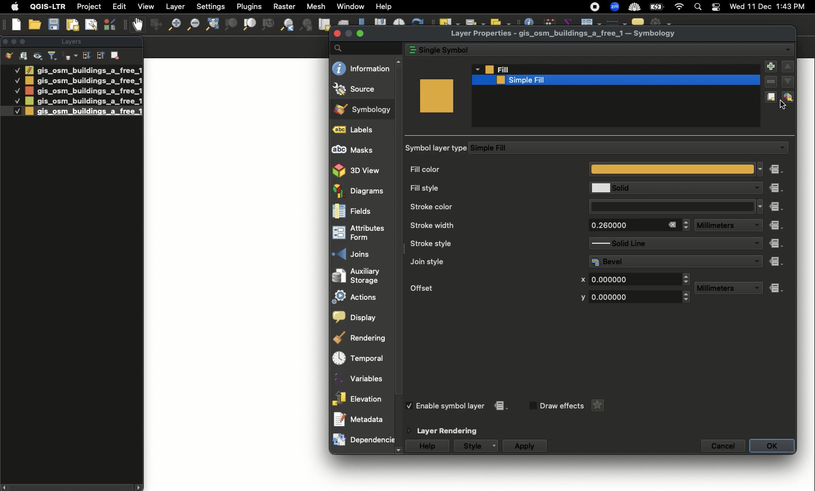  What do you see at coordinates (91, 25) in the screenshot?
I see `Show layout manager` at bounding box center [91, 25].